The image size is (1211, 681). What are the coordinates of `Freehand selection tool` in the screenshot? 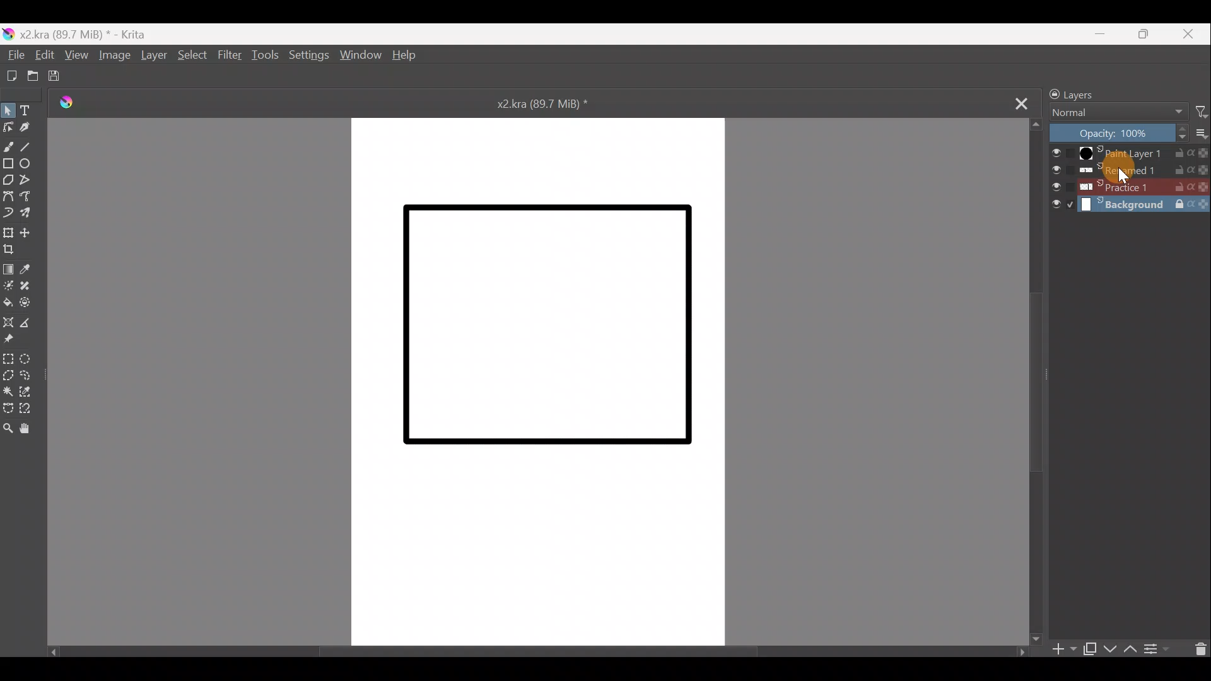 It's located at (30, 374).